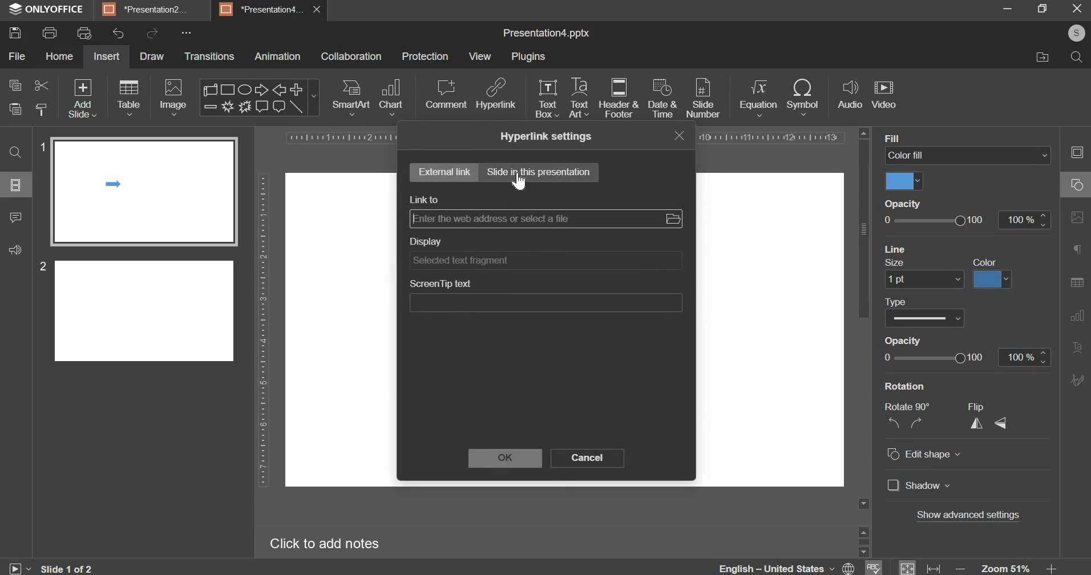  Describe the element at coordinates (998, 279) in the screenshot. I see `` at that location.